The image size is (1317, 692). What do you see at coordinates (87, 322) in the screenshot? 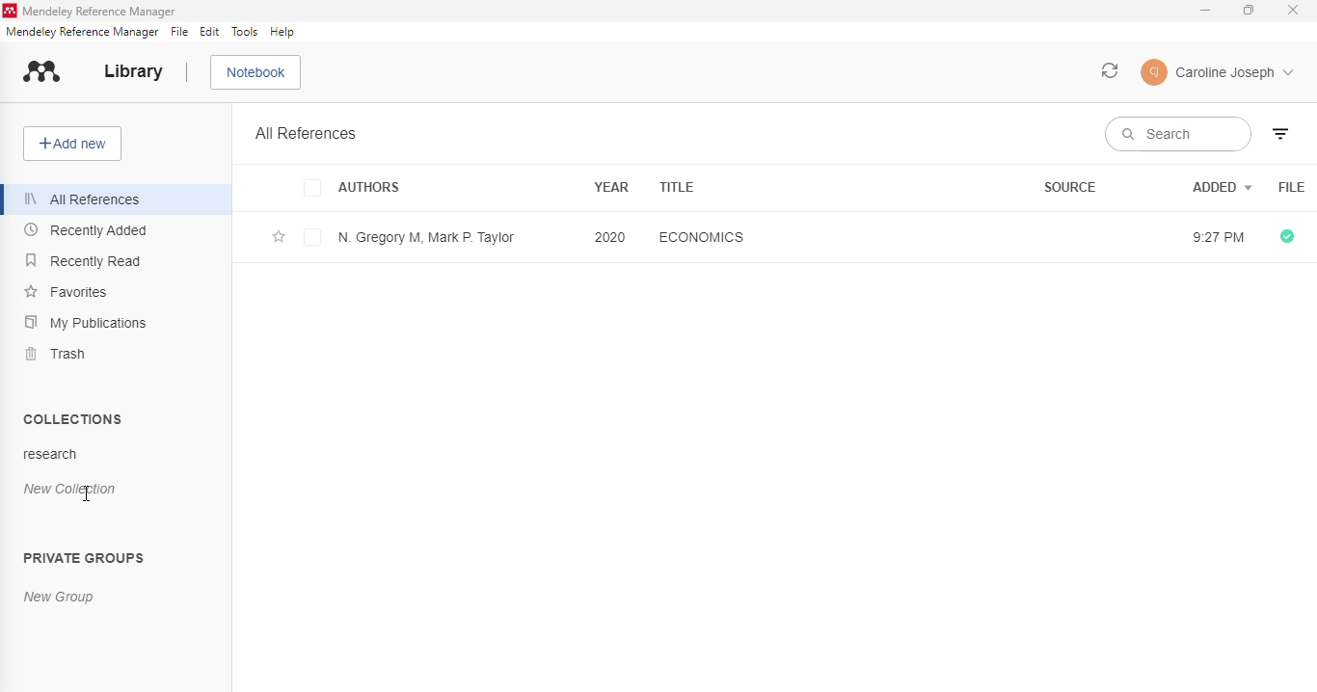
I see `my publications` at bounding box center [87, 322].